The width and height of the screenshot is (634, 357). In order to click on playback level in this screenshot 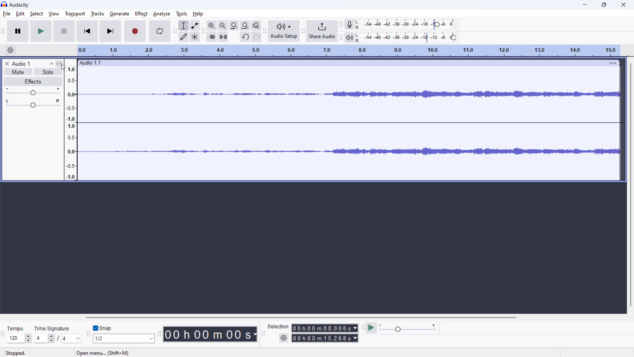, I will do `click(408, 38)`.